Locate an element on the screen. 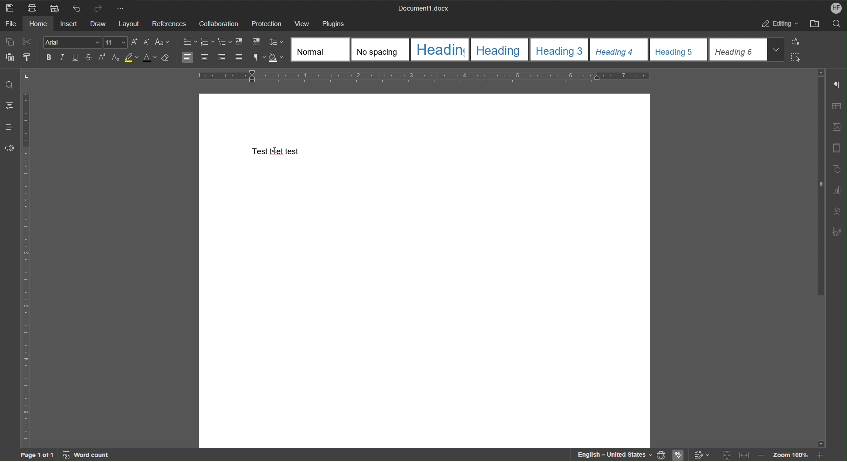 The height and width of the screenshot is (462, 847). Insert is located at coordinates (70, 23).